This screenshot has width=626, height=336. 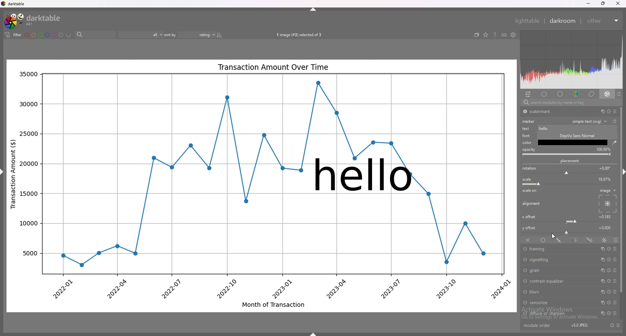 What do you see at coordinates (569, 103) in the screenshot?
I see `search bar` at bounding box center [569, 103].